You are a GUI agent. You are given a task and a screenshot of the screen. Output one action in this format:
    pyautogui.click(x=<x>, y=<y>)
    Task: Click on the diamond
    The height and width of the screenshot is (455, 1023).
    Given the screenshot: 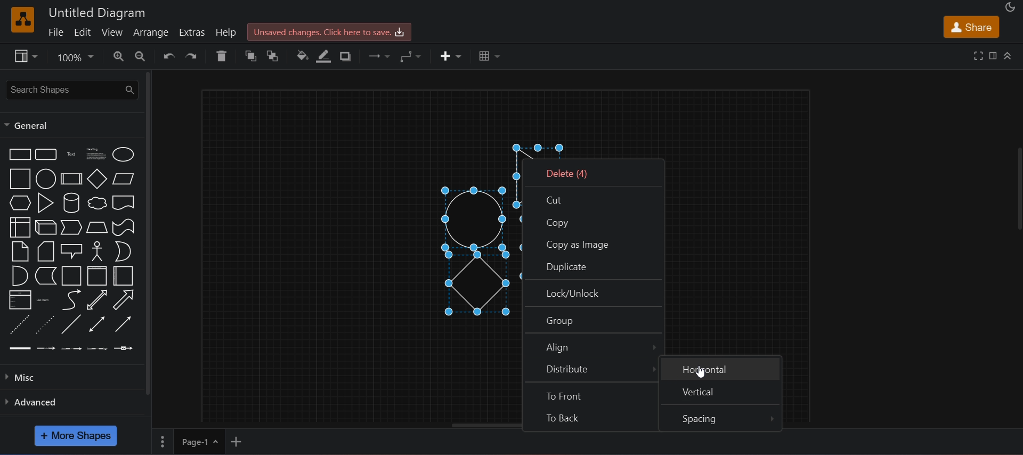 What is the action you would take?
    pyautogui.click(x=96, y=179)
    